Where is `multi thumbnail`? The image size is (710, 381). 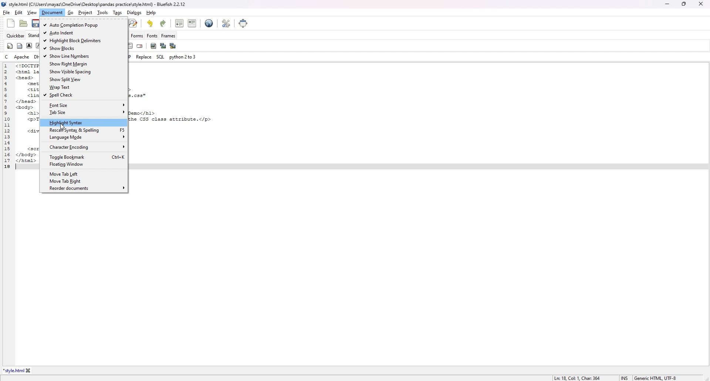 multi thumbnail is located at coordinates (173, 46).